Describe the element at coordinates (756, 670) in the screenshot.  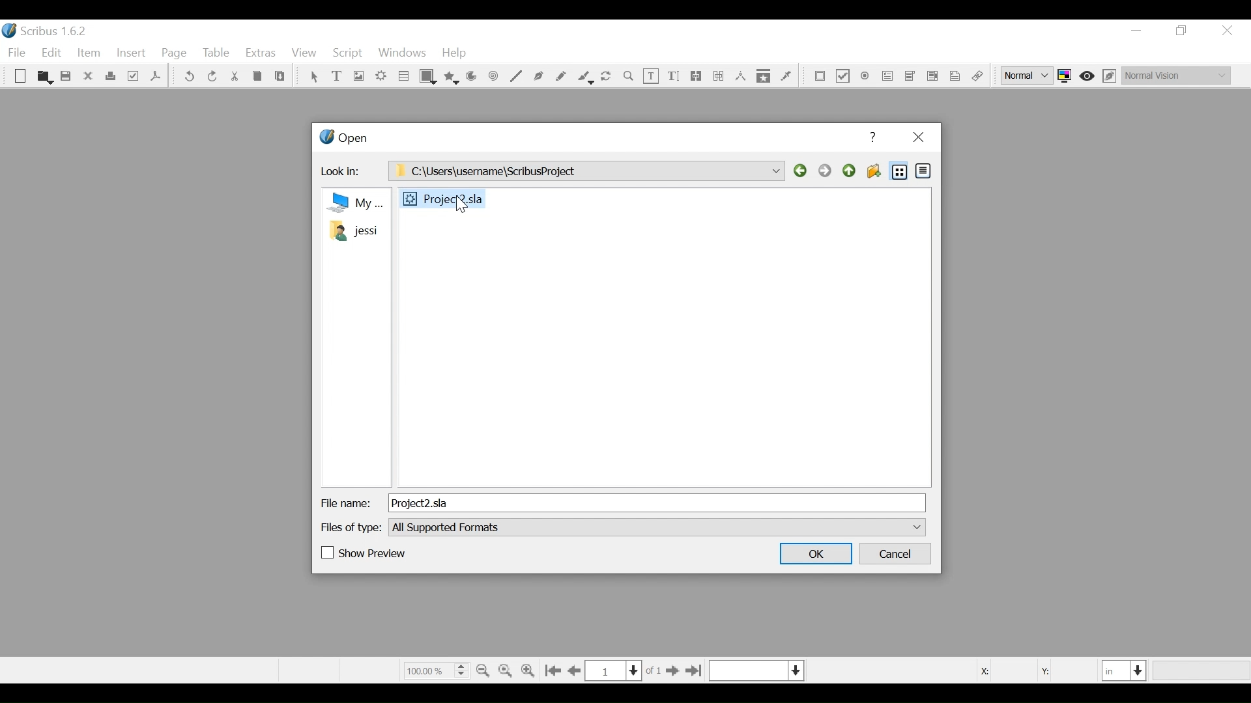
I see `Select the current layer` at that location.